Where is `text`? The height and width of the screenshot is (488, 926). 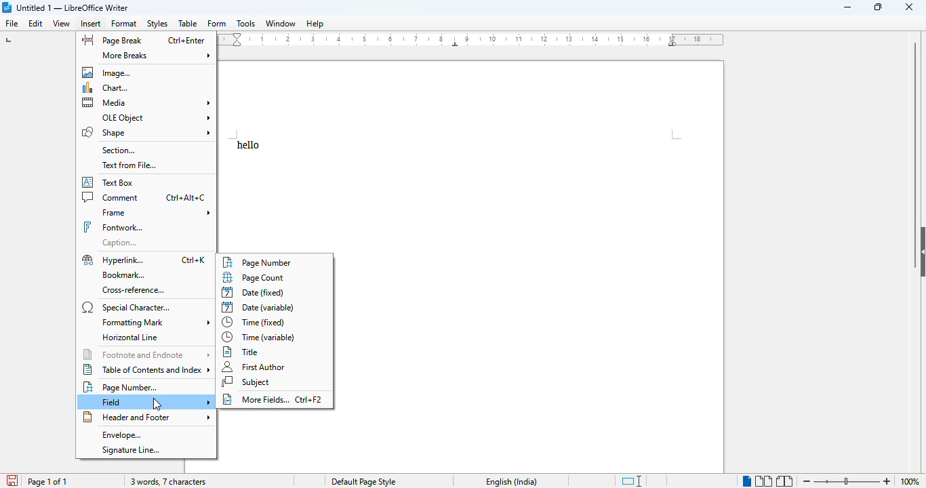
text is located at coordinates (249, 144).